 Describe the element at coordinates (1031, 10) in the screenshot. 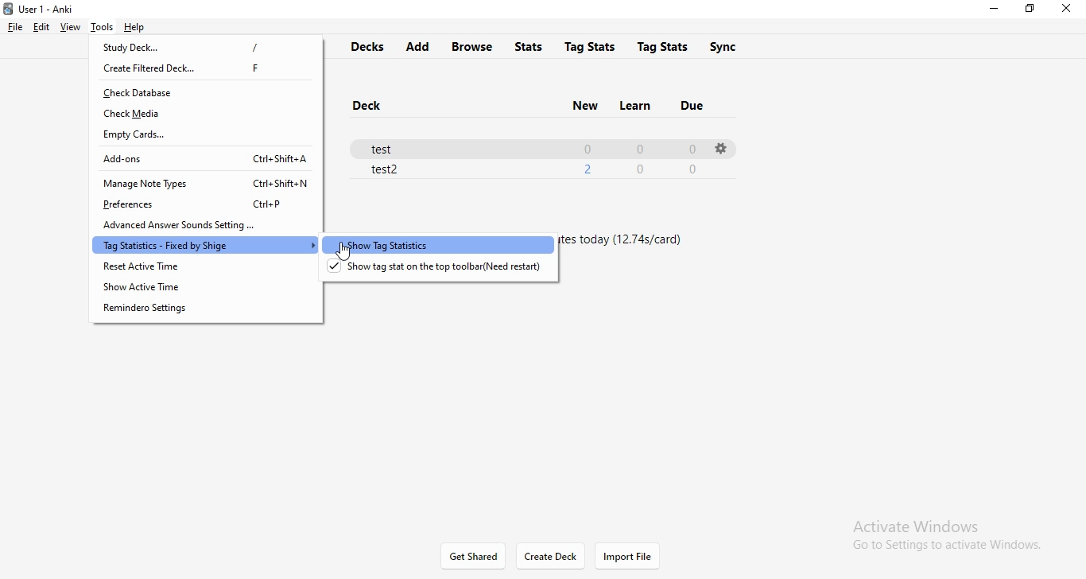

I see `restore` at that location.